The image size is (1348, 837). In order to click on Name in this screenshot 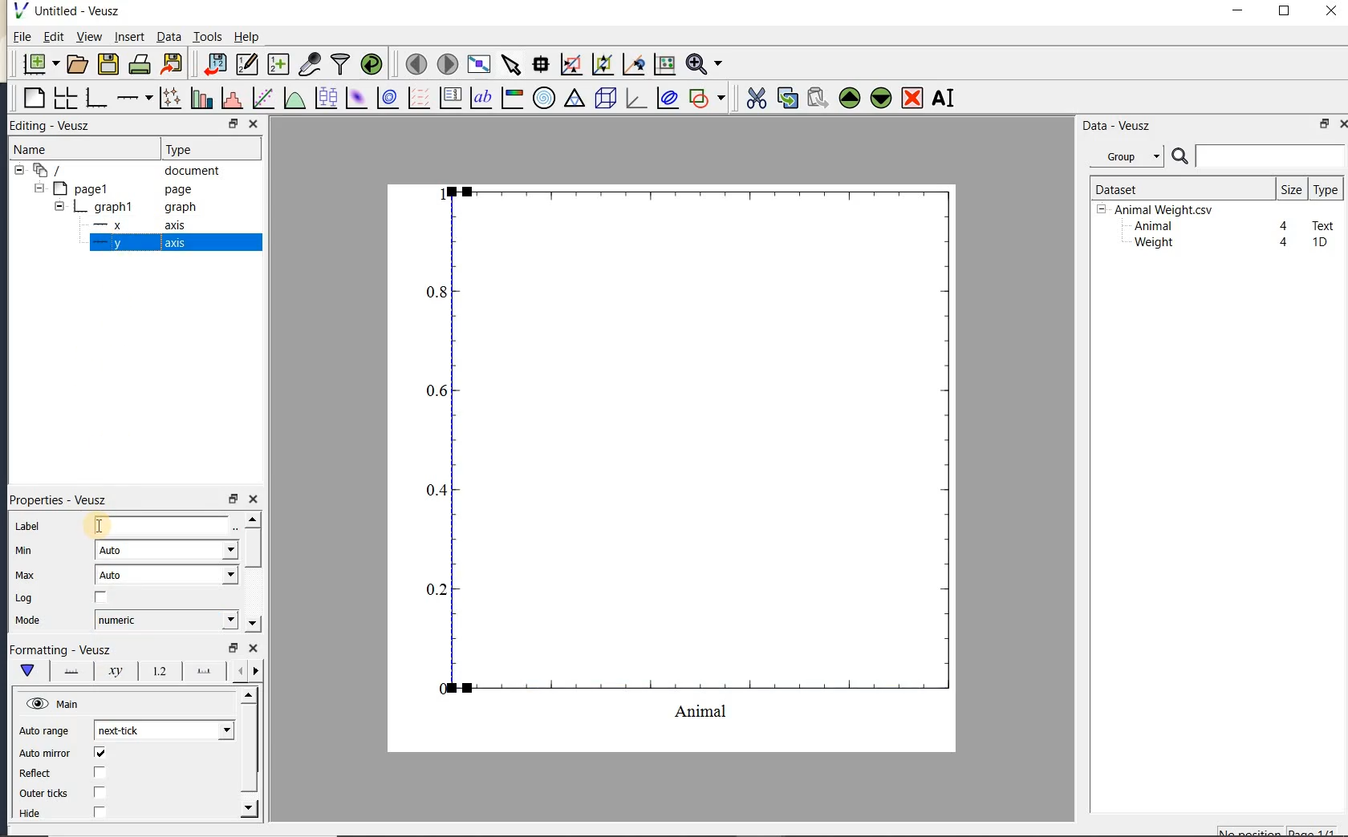, I will do `click(47, 149)`.